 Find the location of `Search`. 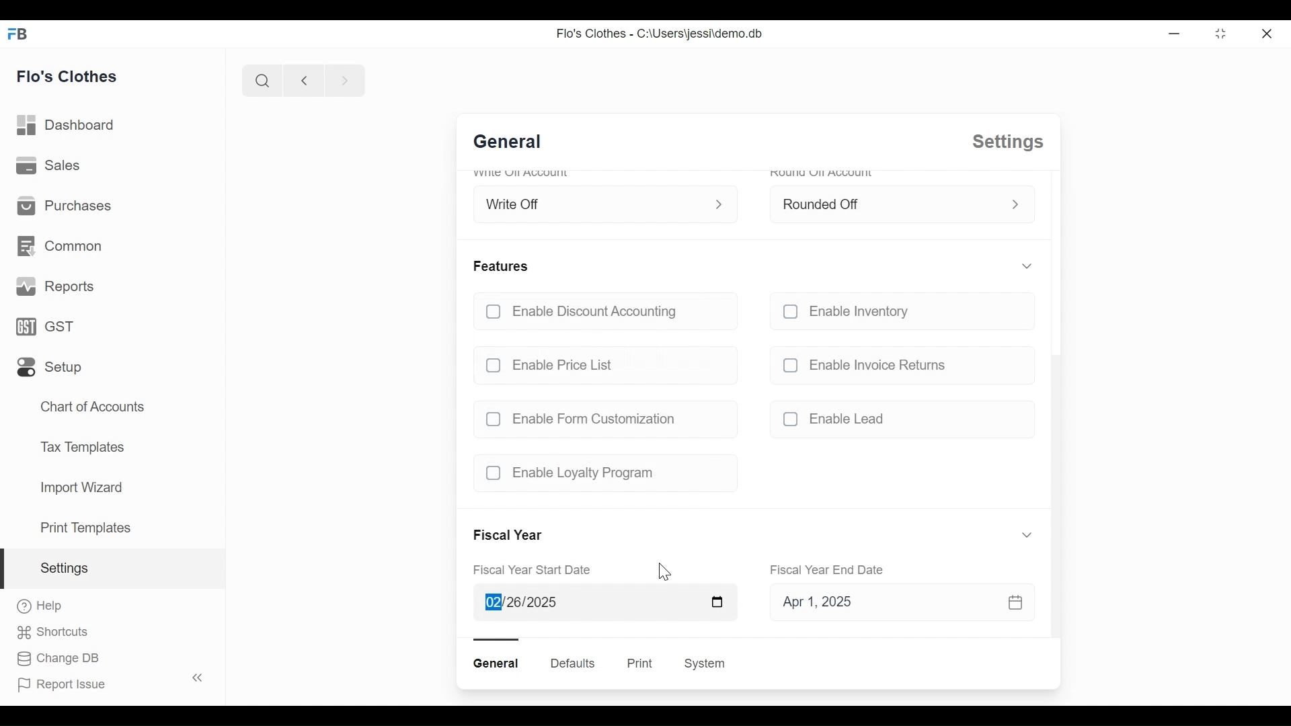

Search is located at coordinates (260, 81).